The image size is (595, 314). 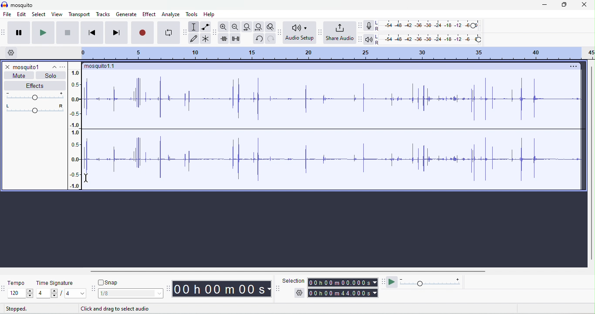 What do you see at coordinates (34, 67) in the screenshot?
I see `track1` at bounding box center [34, 67].